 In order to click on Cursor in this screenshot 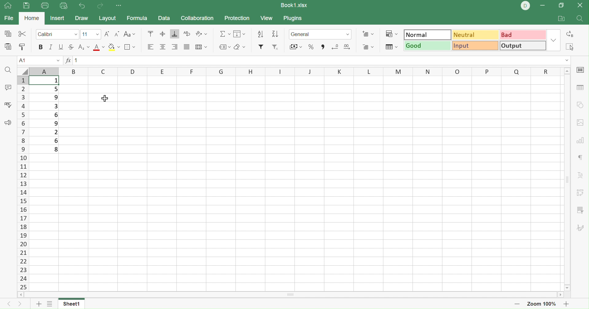, I will do `click(106, 98)`.